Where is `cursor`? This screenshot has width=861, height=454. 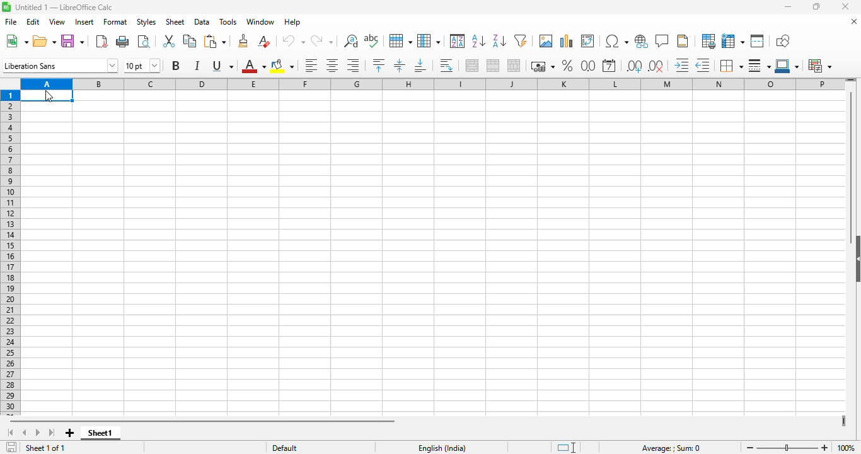
cursor is located at coordinates (49, 96).